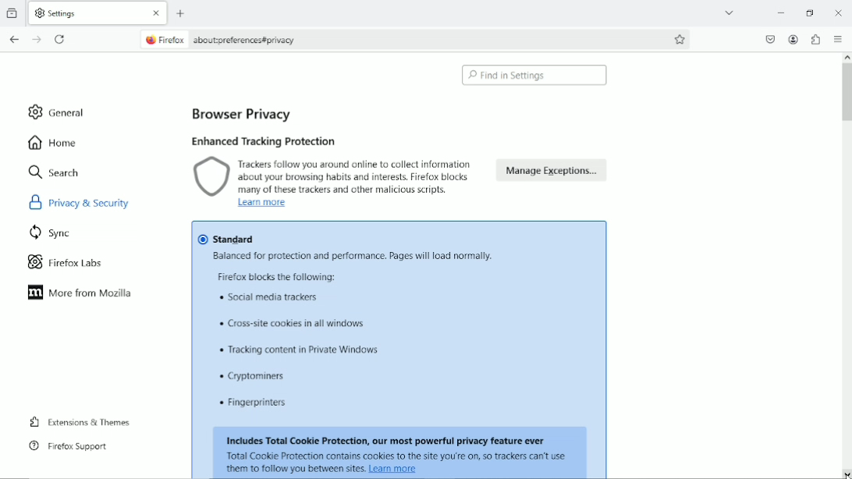  Describe the element at coordinates (66, 446) in the screenshot. I see `firefox support` at that location.